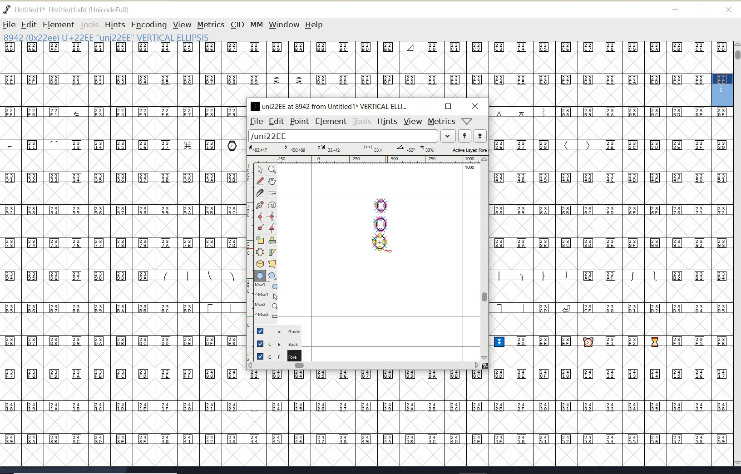 Image resolution: width=741 pixels, height=474 pixels. I want to click on file, so click(255, 122).